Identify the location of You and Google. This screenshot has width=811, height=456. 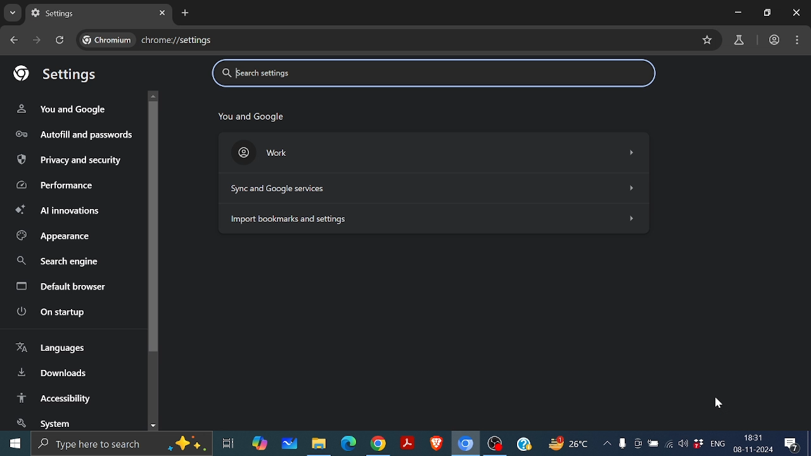
(61, 111).